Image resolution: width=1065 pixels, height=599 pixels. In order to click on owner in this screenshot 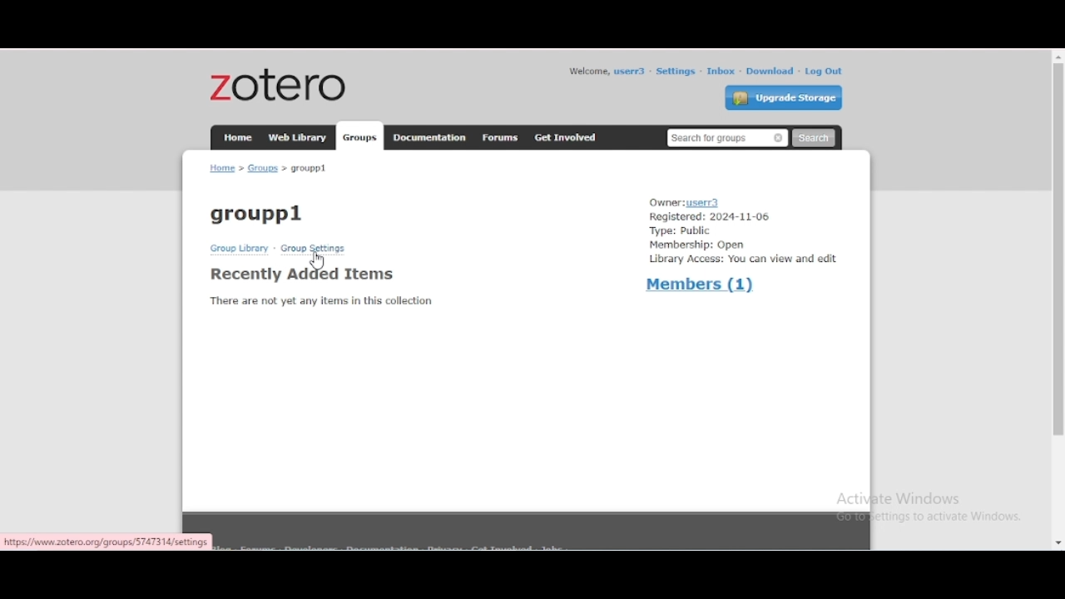, I will do `click(687, 202)`.